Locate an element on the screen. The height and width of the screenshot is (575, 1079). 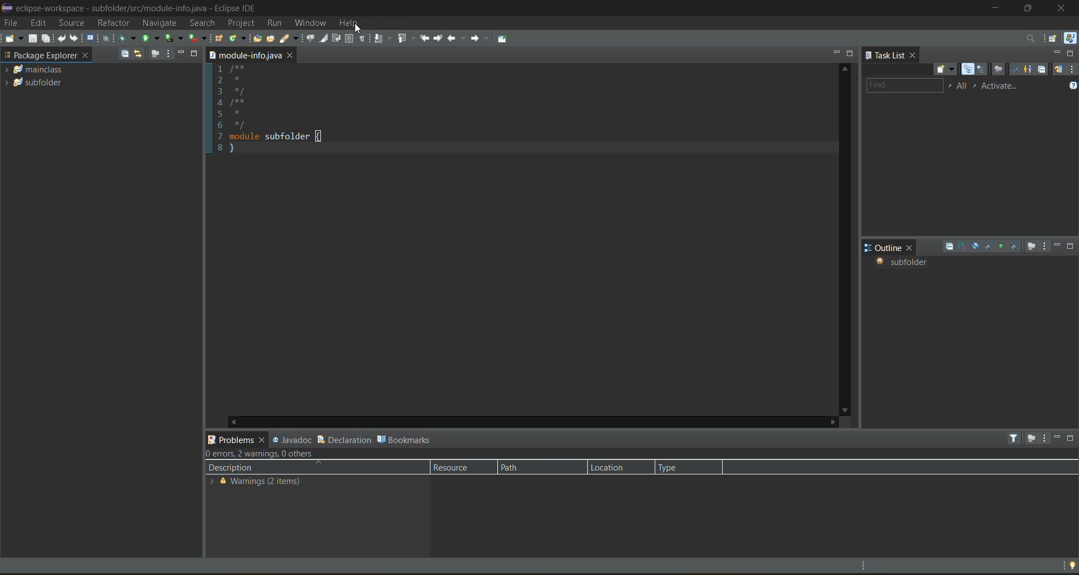
view menu is located at coordinates (1047, 437).